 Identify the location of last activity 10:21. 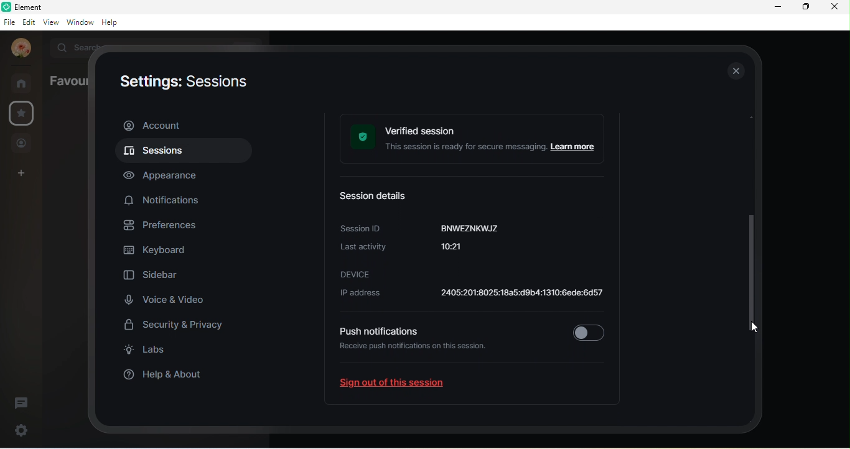
(414, 251).